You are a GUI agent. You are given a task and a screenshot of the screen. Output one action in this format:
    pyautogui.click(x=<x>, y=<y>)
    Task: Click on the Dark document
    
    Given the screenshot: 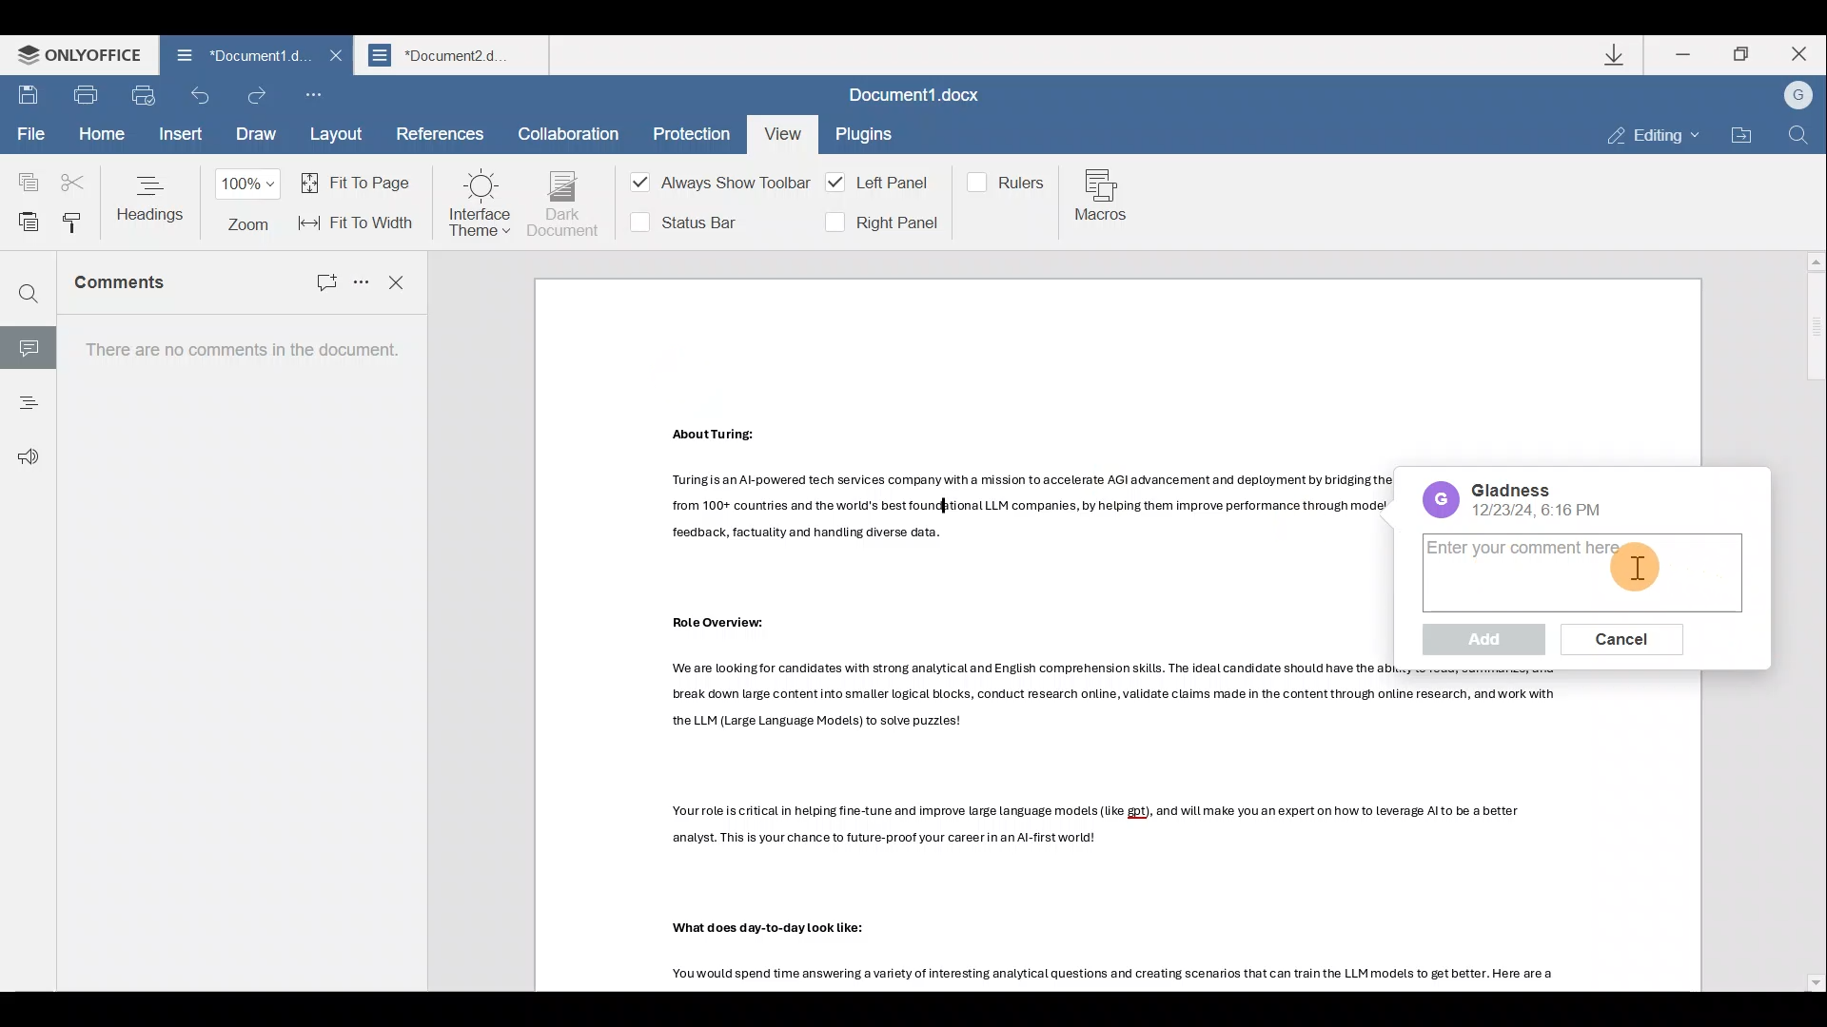 What is the action you would take?
    pyautogui.click(x=564, y=204)
    